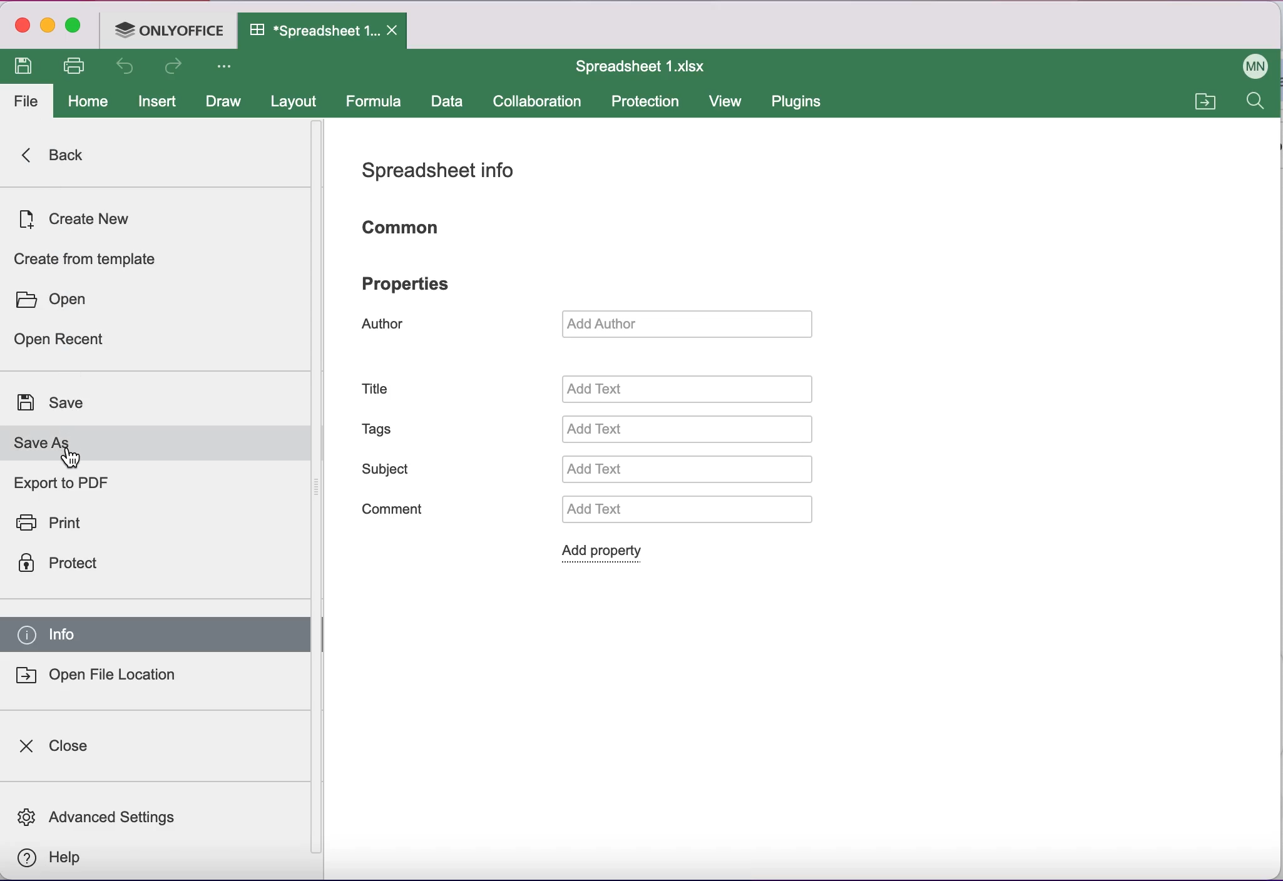  Describe the element at coordinates (59, 860) in the screenshot. I see `help` at that location.